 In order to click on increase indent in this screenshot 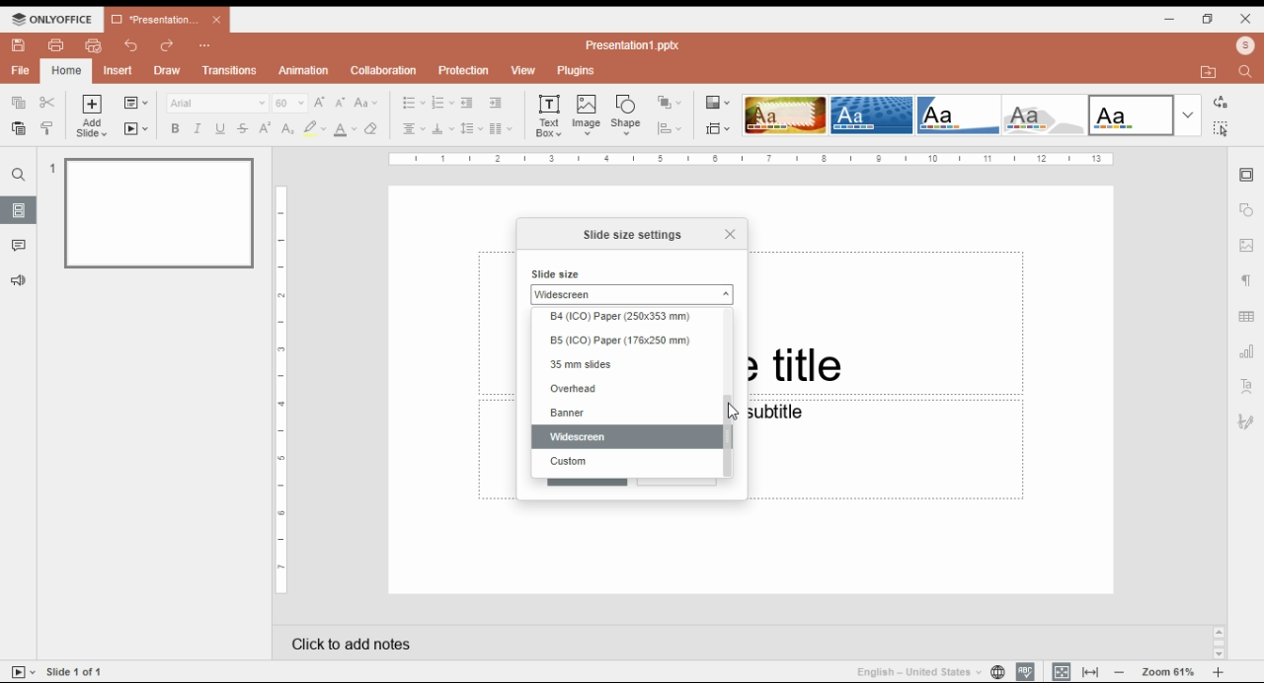, I will do `click(495, 103)`.